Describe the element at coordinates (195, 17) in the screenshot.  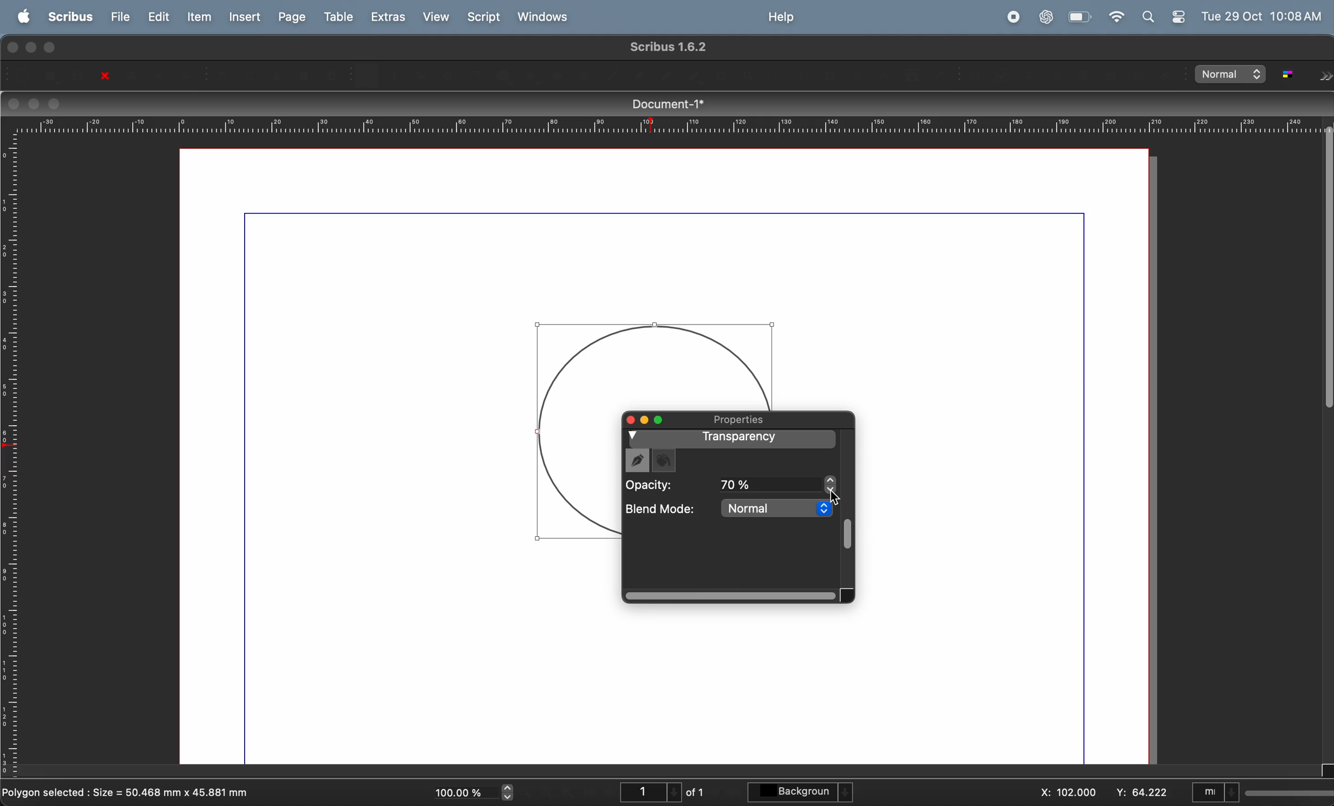
I see `item` at that location.